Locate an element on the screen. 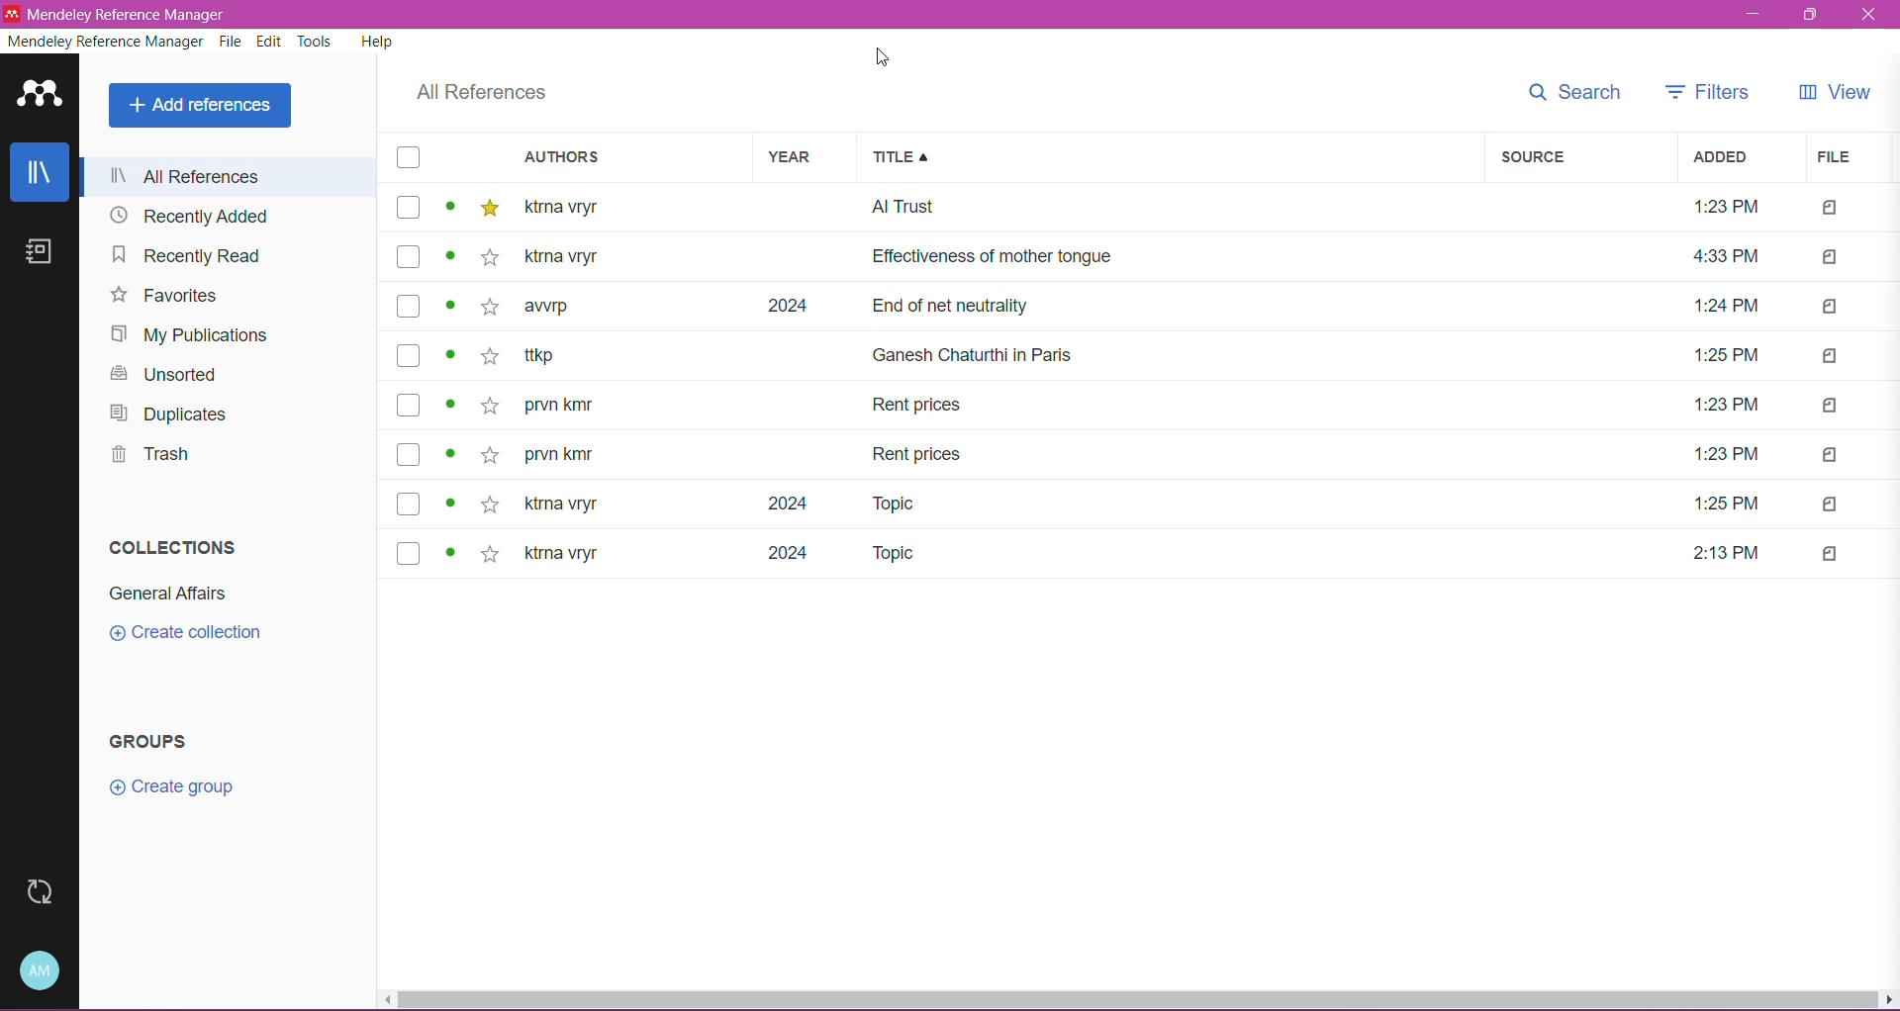 The height and width of the screenshot is (1011, 1900). All References is located at coordinates (484, 92).